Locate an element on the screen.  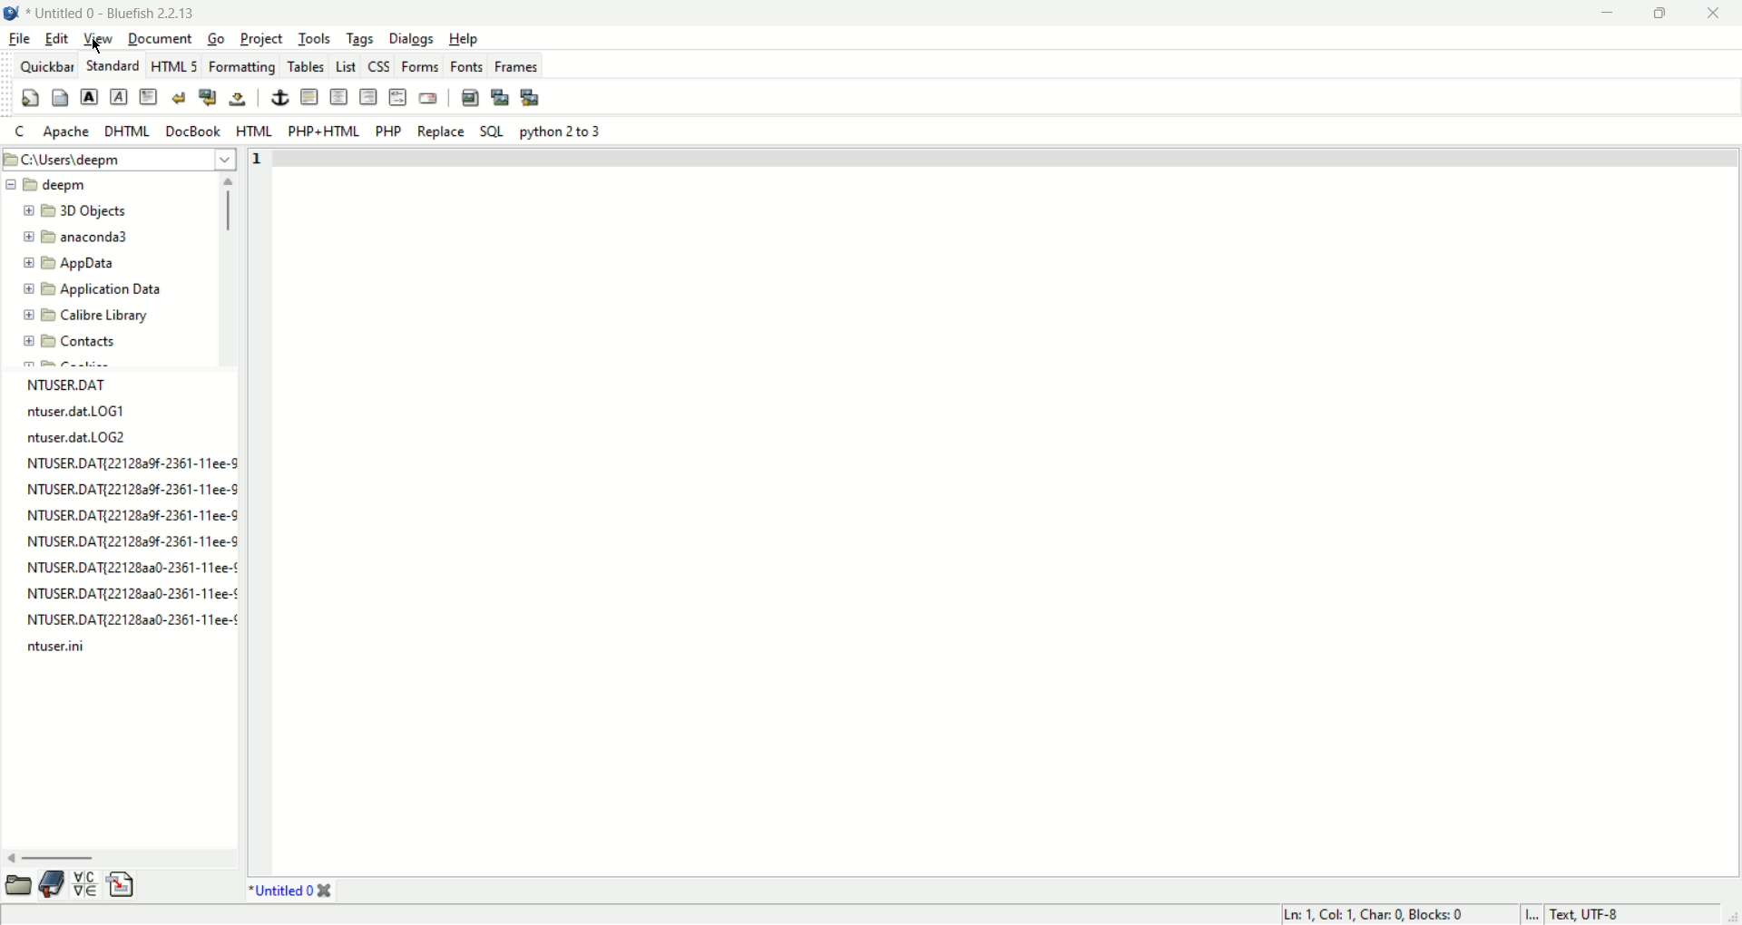
frames is located at coordinates (516, 65).